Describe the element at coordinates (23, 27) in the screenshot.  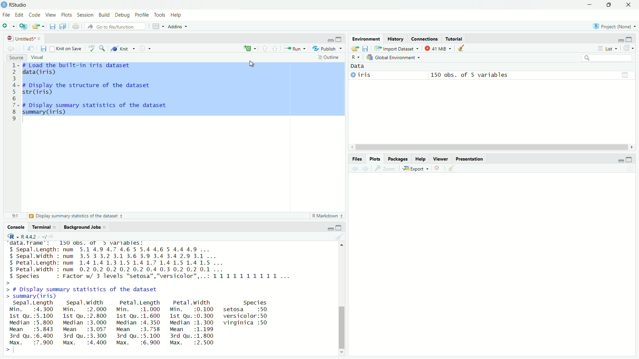
I see `Create new project` at that location.